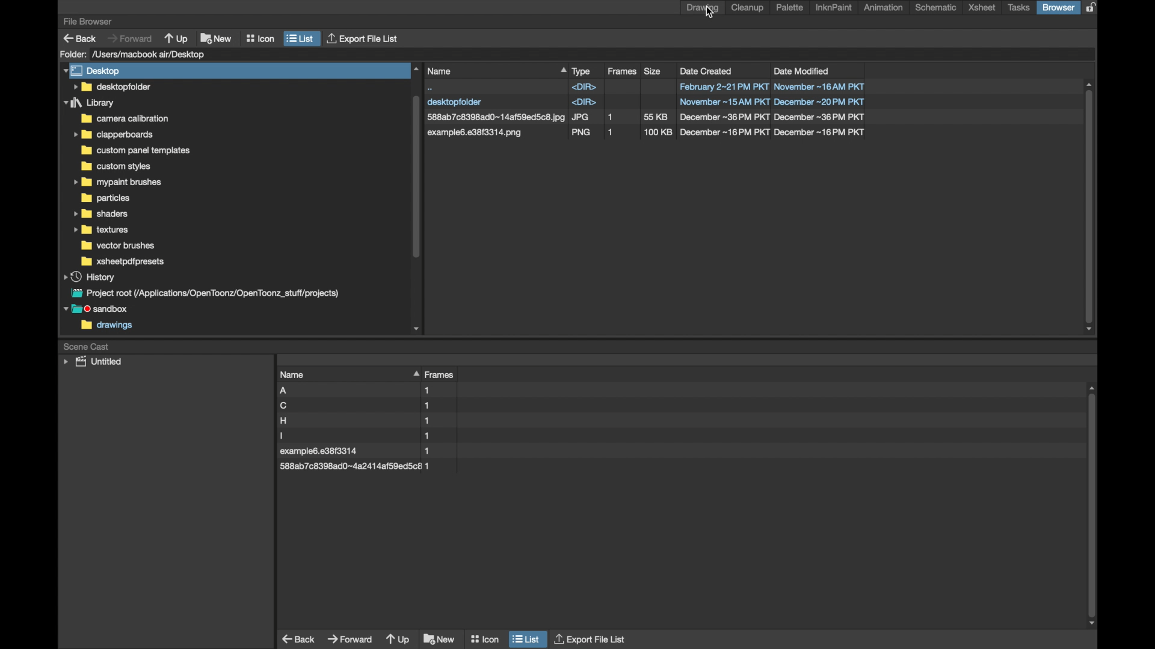  What do you see at coordinates (647, 117) in the screenshot?
I see `file` at bounding box center [647, 117].